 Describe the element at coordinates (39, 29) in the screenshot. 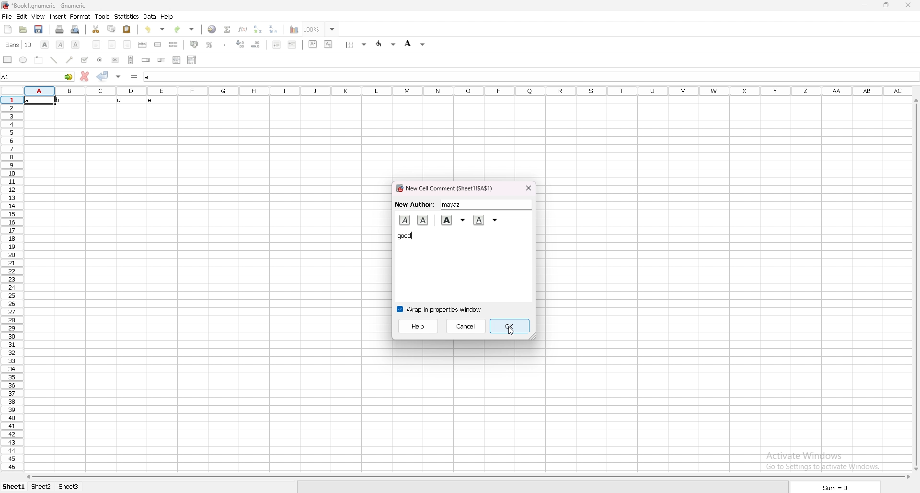

I see `save` at that location.